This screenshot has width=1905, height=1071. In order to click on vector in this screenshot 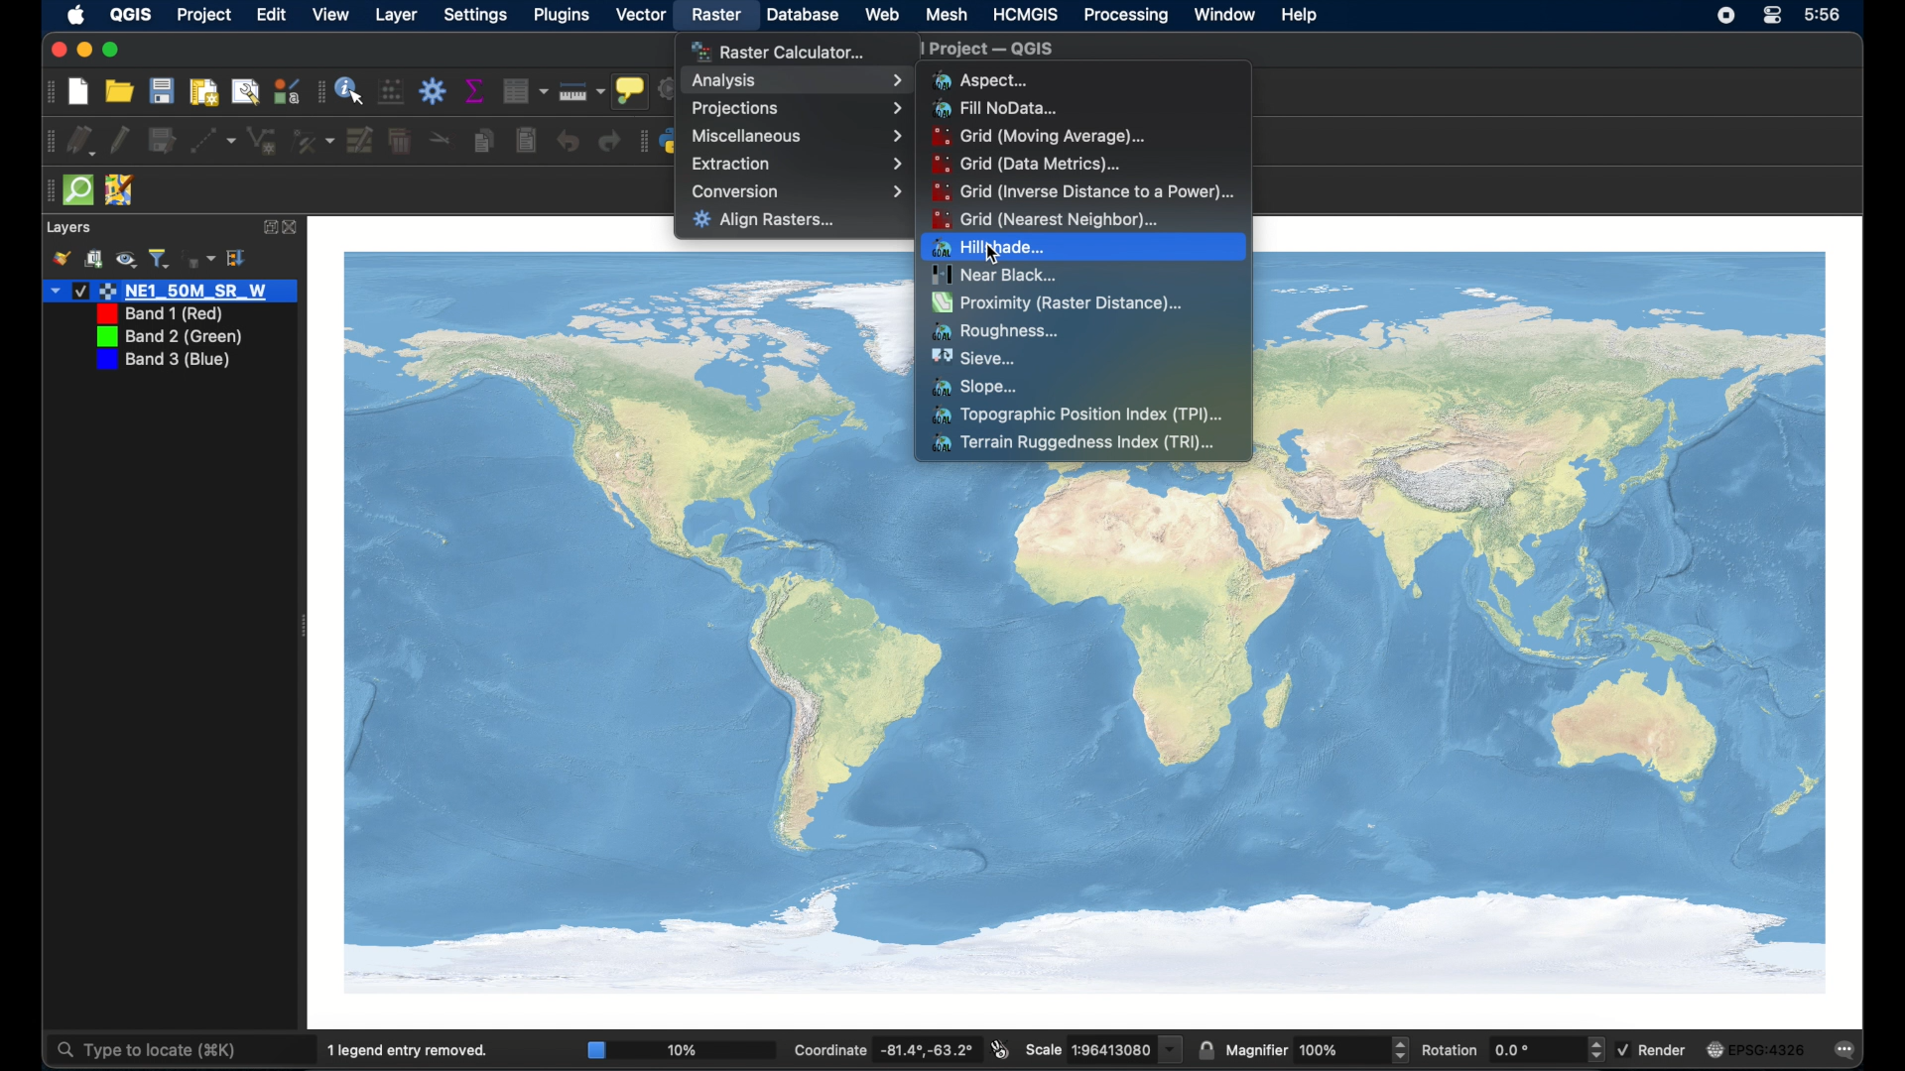, I will do `click(640, 14)`.